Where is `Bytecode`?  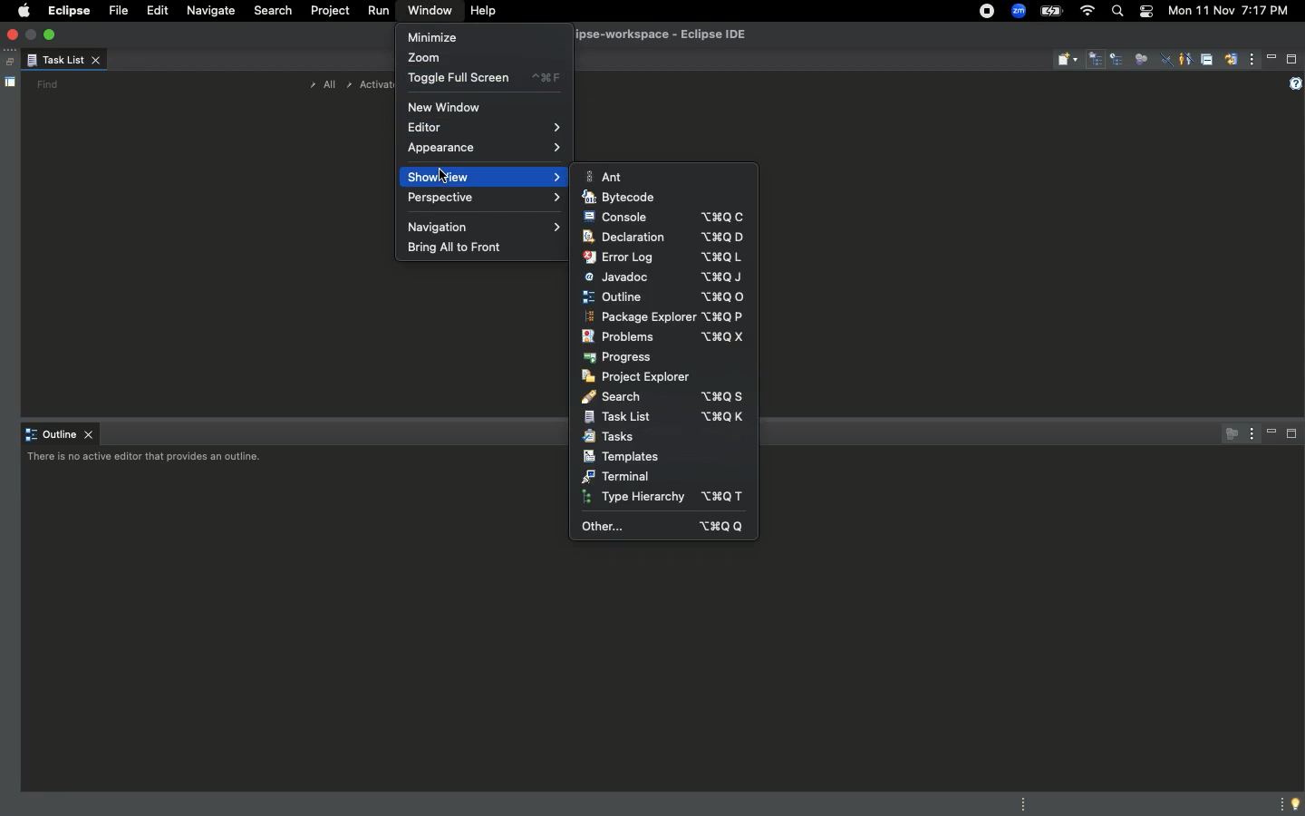
Bytecode is located at coordinates (620, 198).